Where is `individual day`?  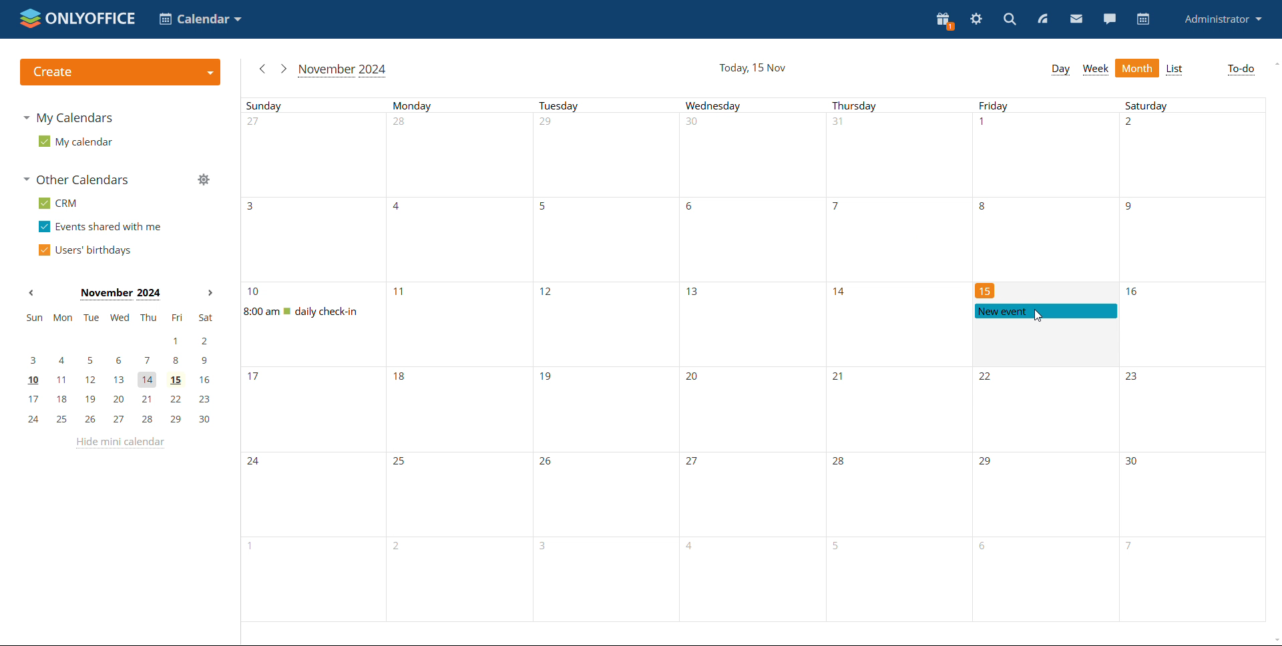 individual day is located at coordinates (319, 105).